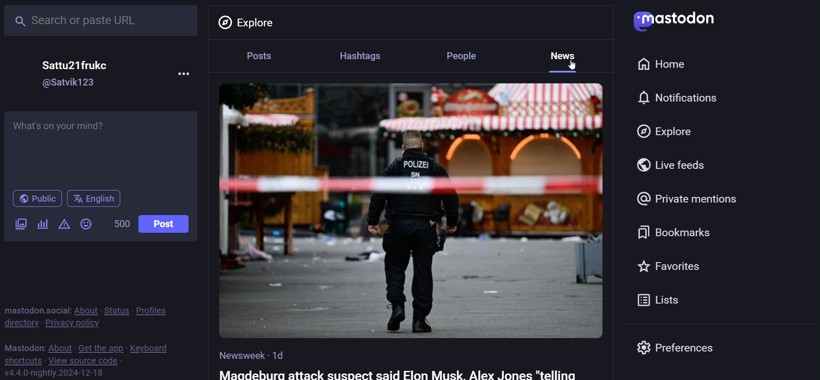  What do you see at coordinates (410, 210) in the screenshot?
I see `image` at bounding box center [410, 210].